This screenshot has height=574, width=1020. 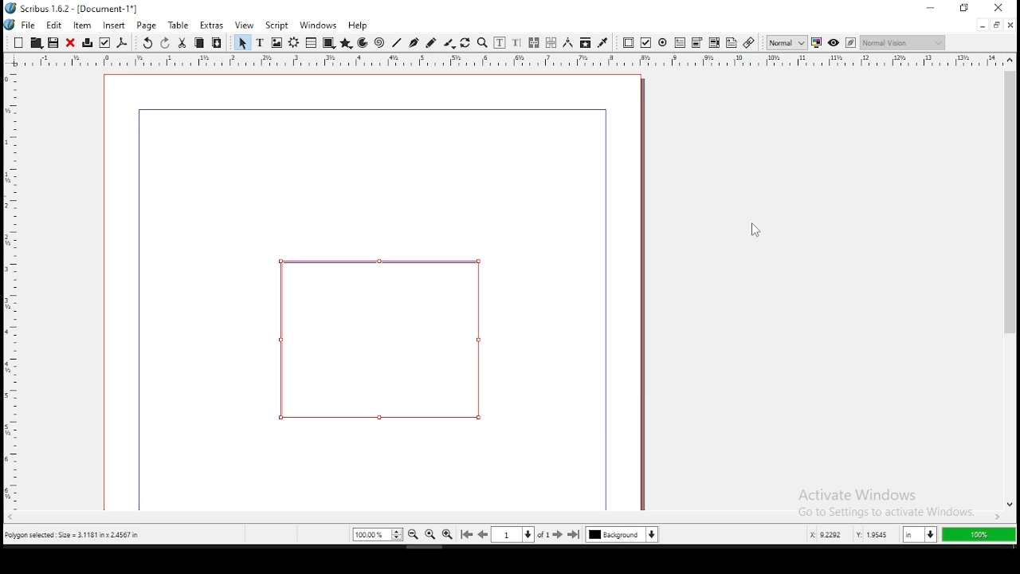 I want to click on restore, so click(x=996, y=26).